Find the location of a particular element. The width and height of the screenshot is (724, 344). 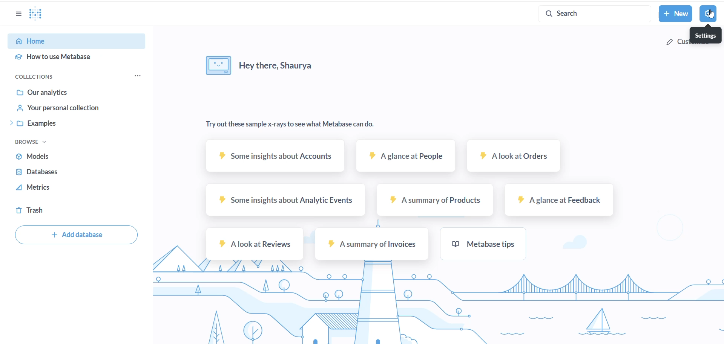

settings  is located at coordinates (707, 35).